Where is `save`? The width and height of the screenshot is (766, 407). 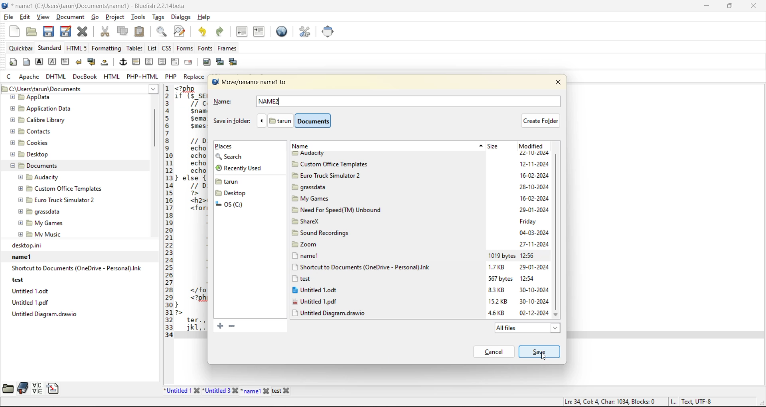
save is located at coordinates (539, 350).